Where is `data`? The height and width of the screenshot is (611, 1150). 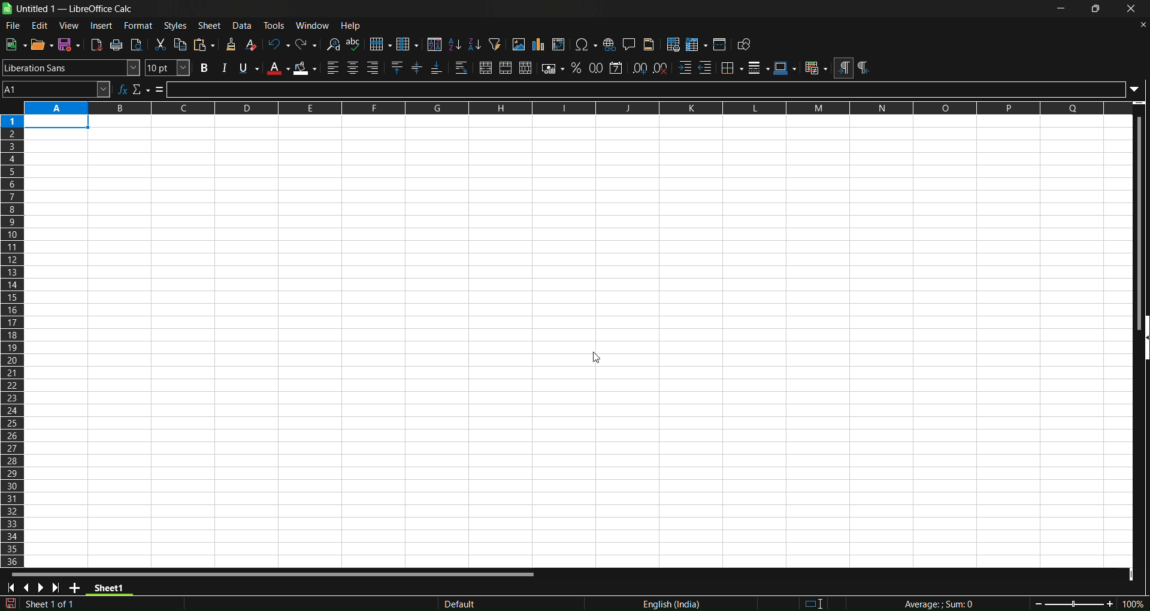 data is located at coordinates (245, 25).